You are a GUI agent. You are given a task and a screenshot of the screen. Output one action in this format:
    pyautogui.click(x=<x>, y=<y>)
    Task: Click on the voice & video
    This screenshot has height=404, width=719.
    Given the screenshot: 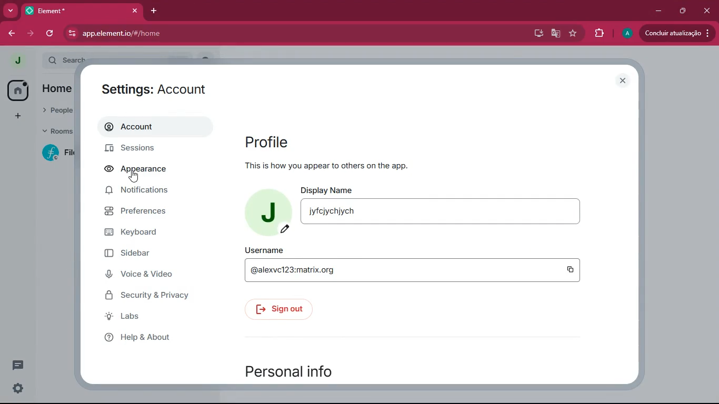 What is the action you would take?
    pyautogui.click(x=153, y=275)
    